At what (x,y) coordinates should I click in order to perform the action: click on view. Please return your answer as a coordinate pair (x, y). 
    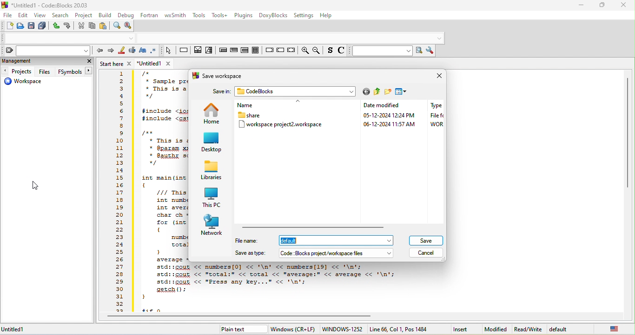
    Looking at the image, I should click on (40, 16).